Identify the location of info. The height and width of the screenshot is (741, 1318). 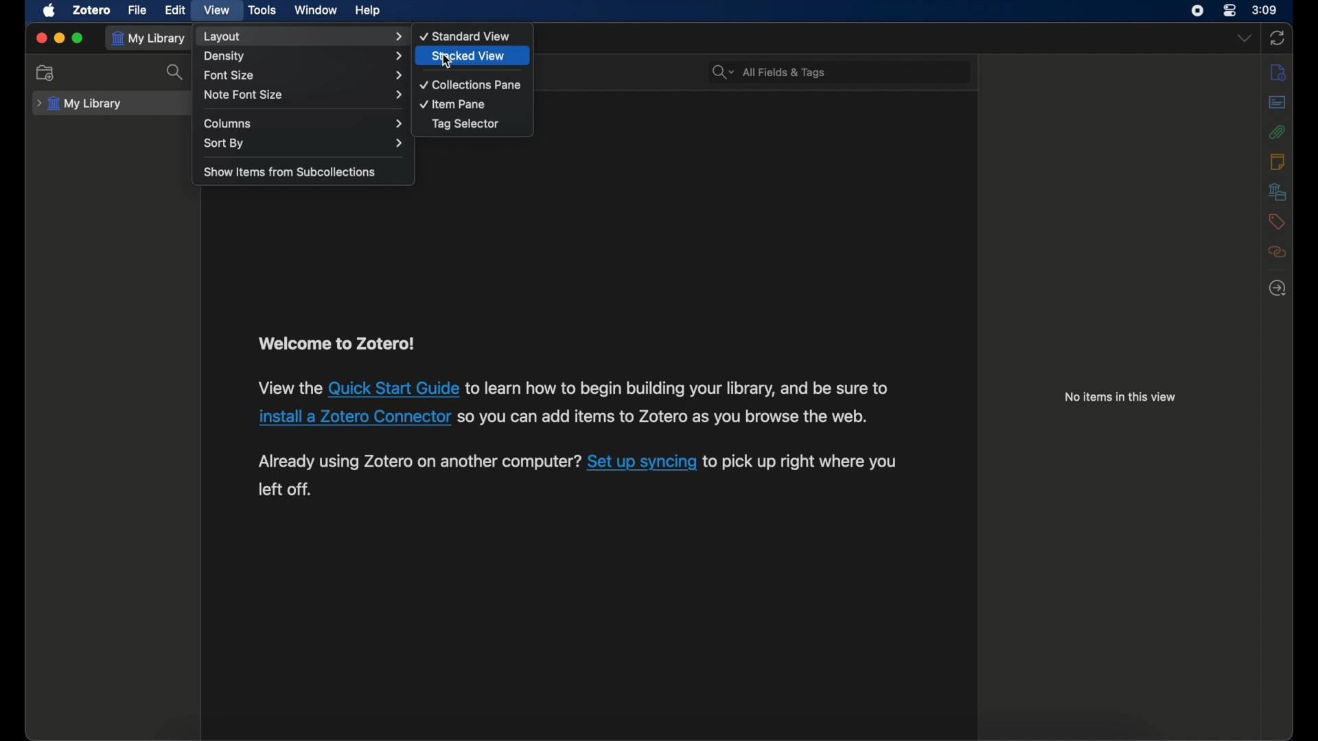
(1277, 72).